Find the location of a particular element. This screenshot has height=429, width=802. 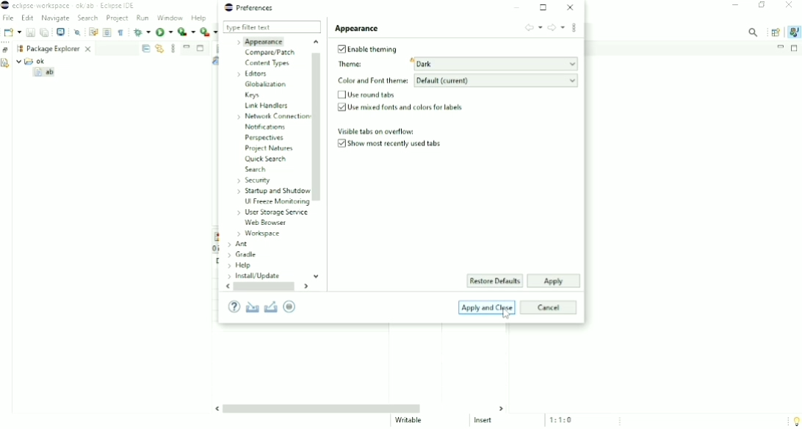

Run is located at coordinates (143, 18).